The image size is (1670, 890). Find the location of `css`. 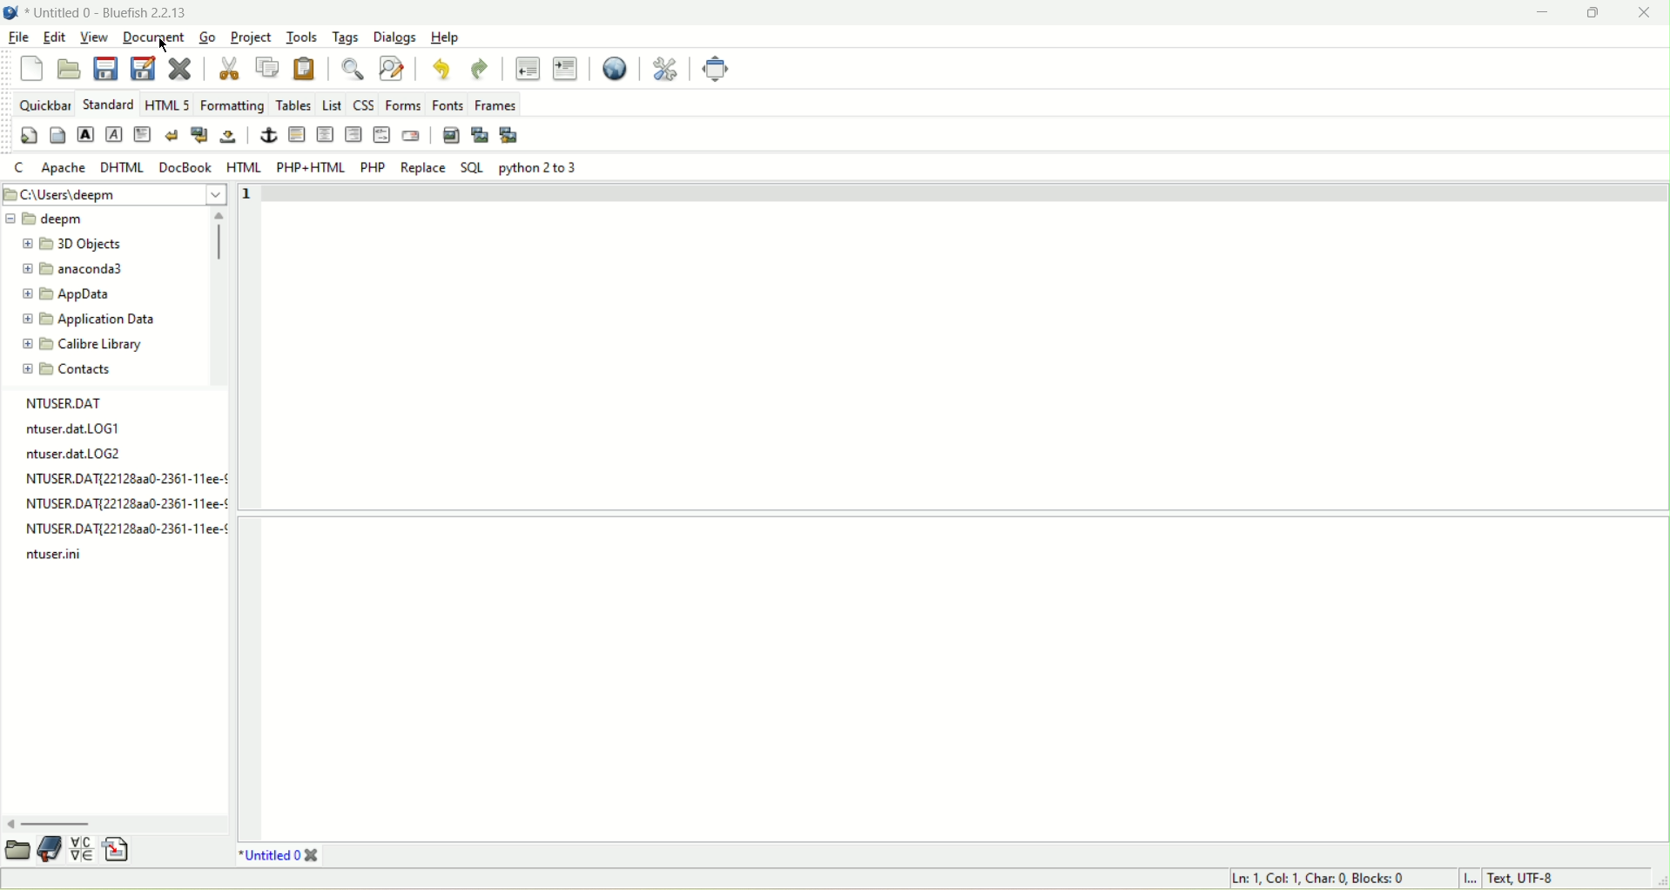

css is located at coordinates (364, 105).